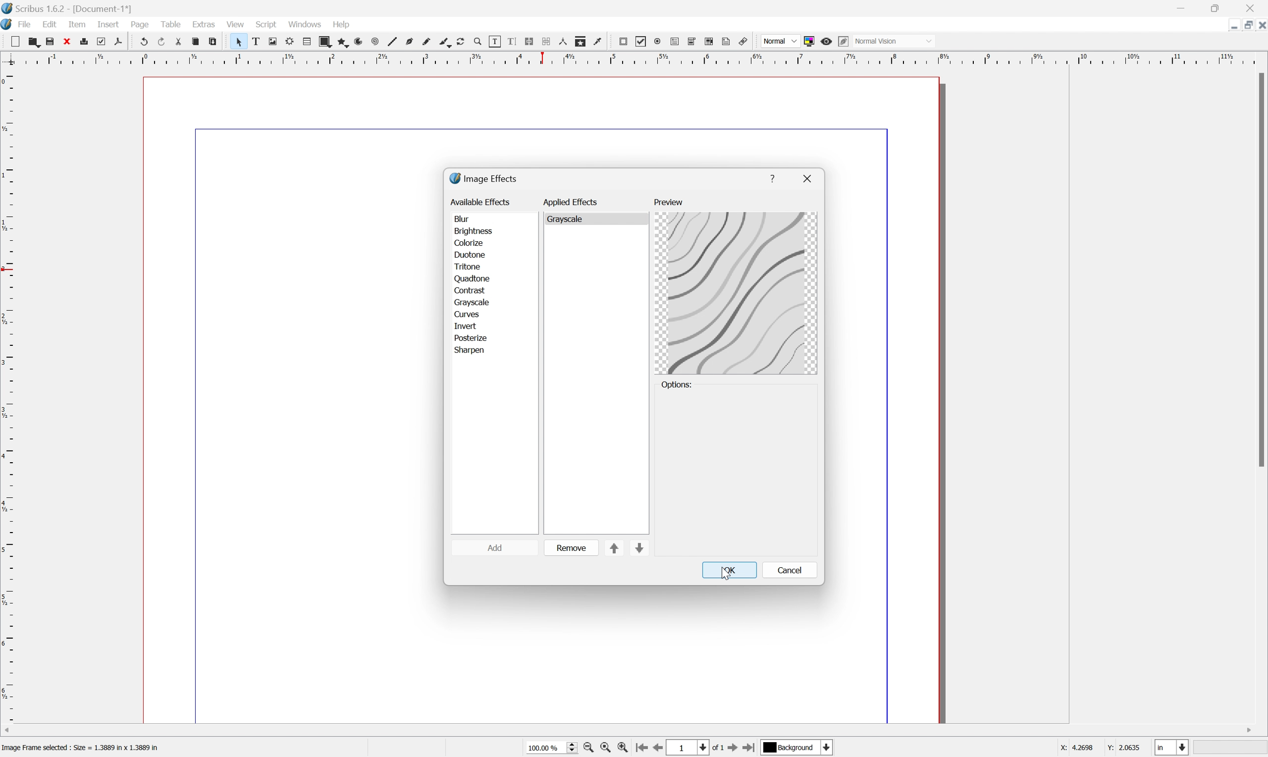  Describe the element at coordinates (564, 42) in the screenshot. I see `Measurements` at that location.